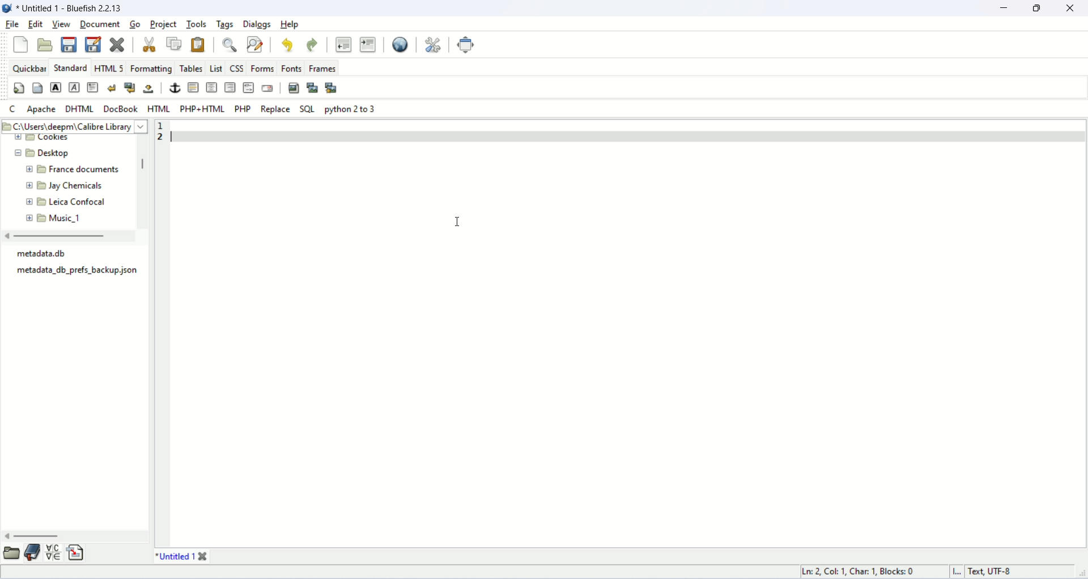  What do you see at coordinates (22, 45) in the screenshot?
I see `new file` at bounding box center [22, 45].